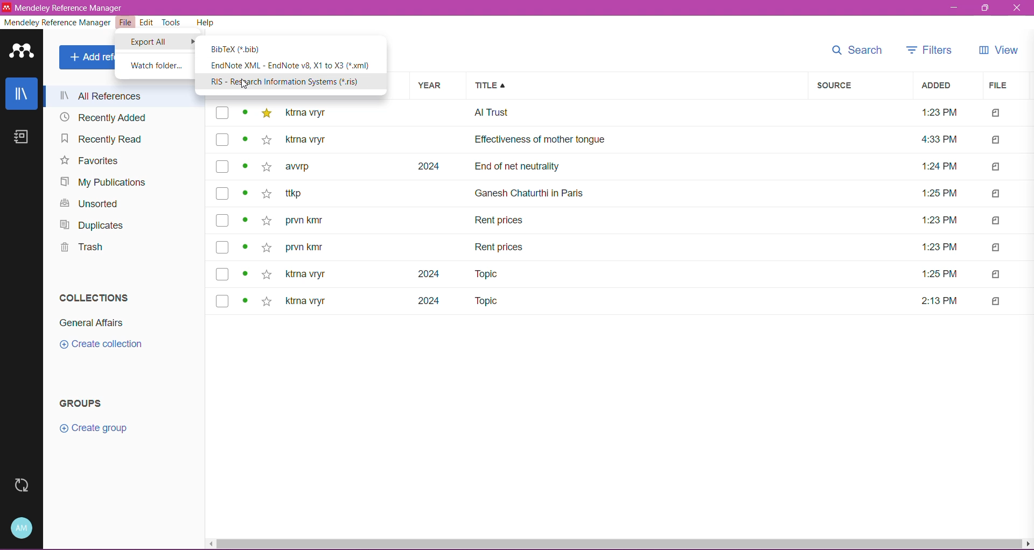  Describe the element at coordinates (79, 403) in the screenshot. I see `Groups` at that location.